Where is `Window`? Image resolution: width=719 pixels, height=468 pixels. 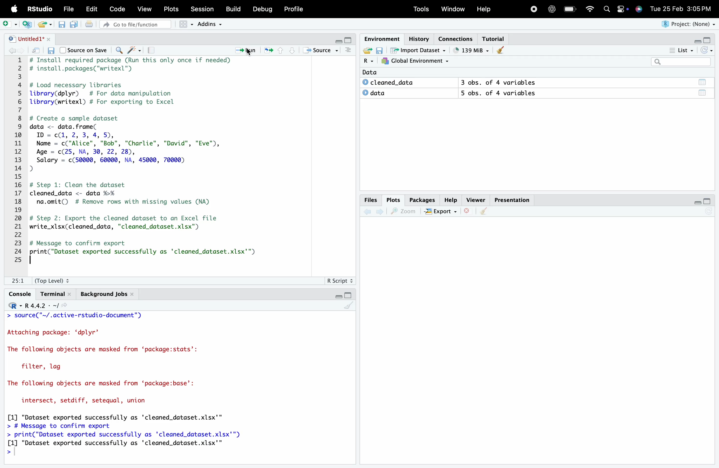
Window is located at coordinates (454, 10).